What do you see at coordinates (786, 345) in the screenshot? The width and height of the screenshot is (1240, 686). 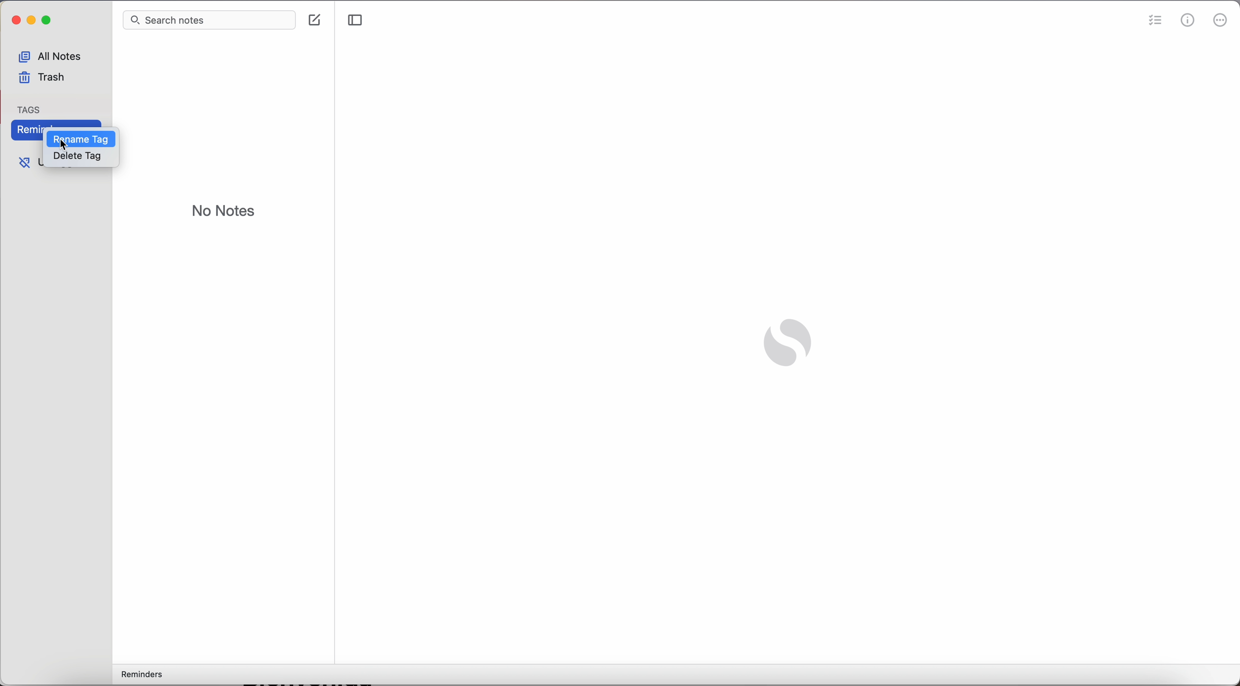 I see `Simplenote logo` at bounding box center [786, 345].